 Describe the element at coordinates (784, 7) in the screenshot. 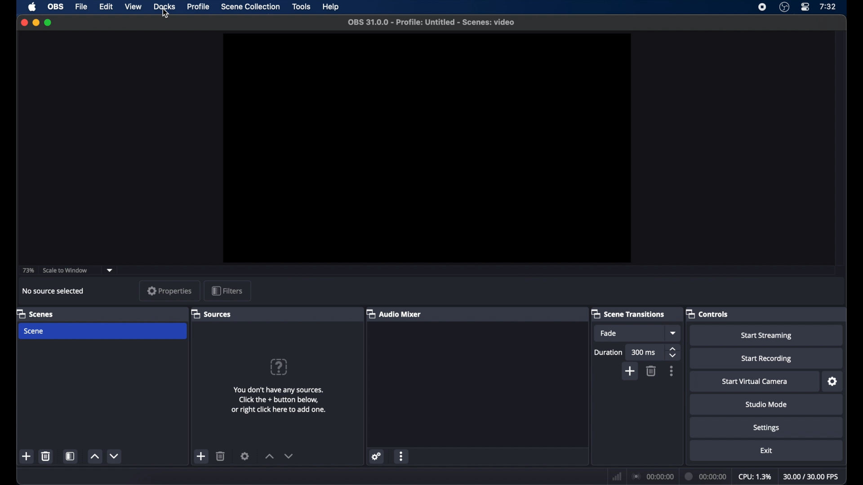

I see `obs studio` at that location.